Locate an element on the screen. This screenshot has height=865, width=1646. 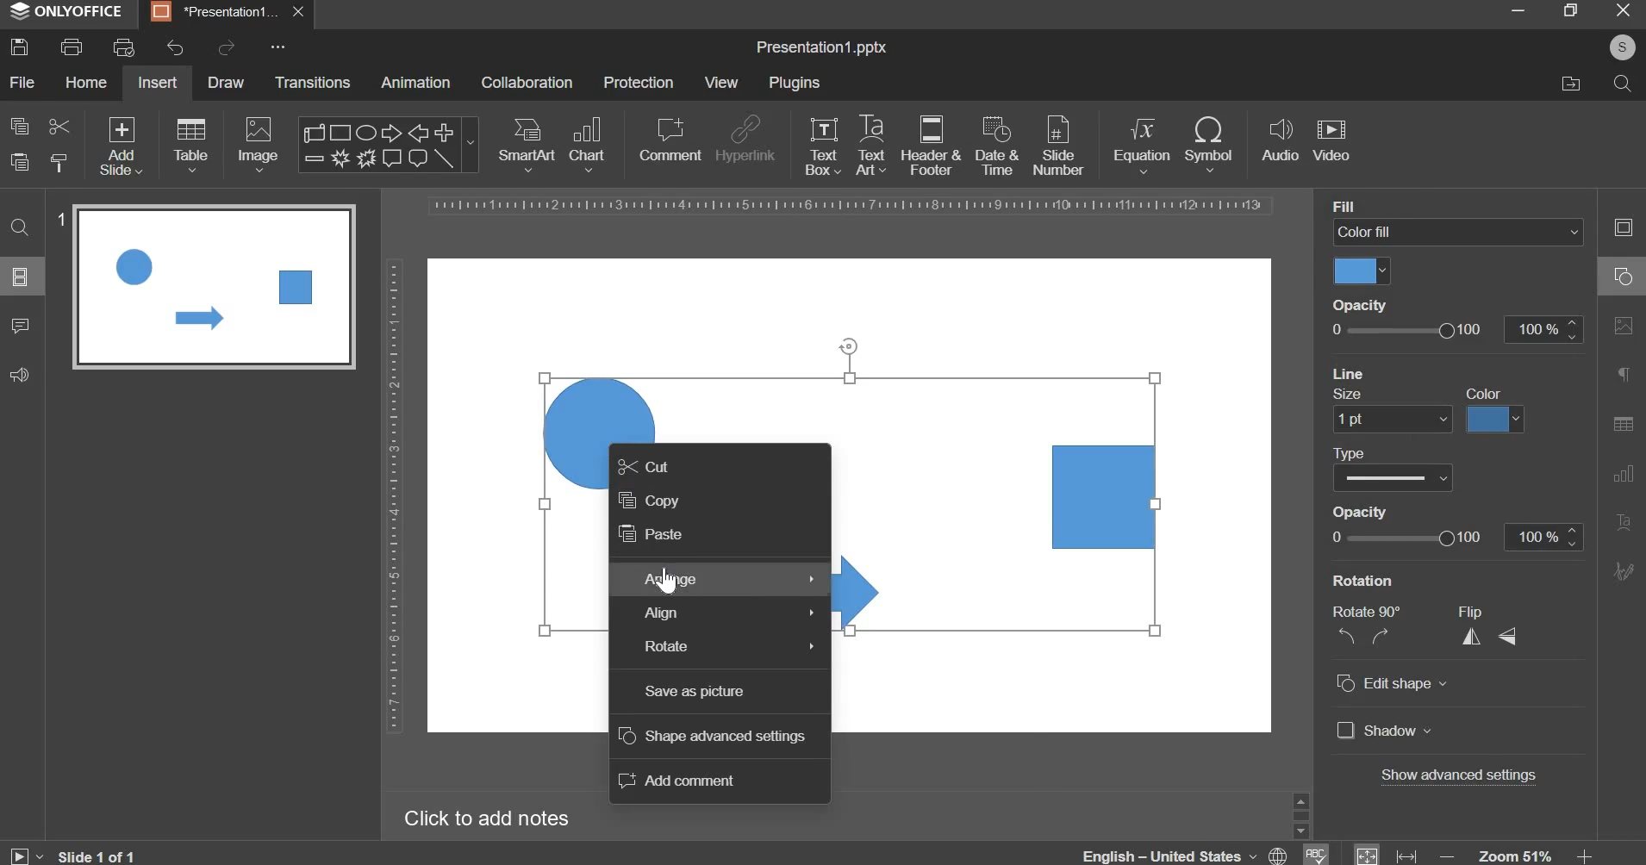
copy is located at coordinates (20, 126).